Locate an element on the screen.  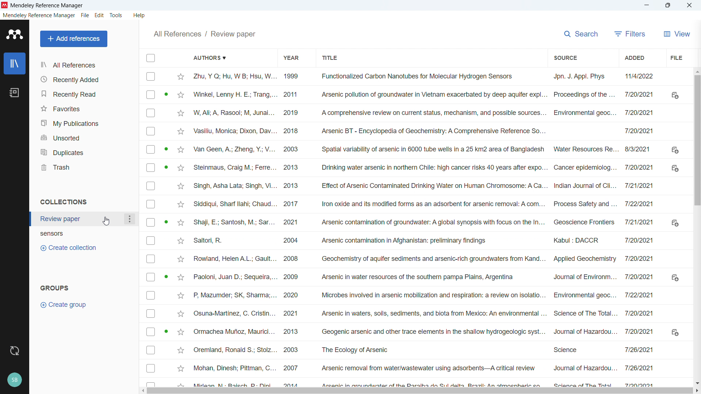
Select individual entries  is located at coordinates (152, 227).